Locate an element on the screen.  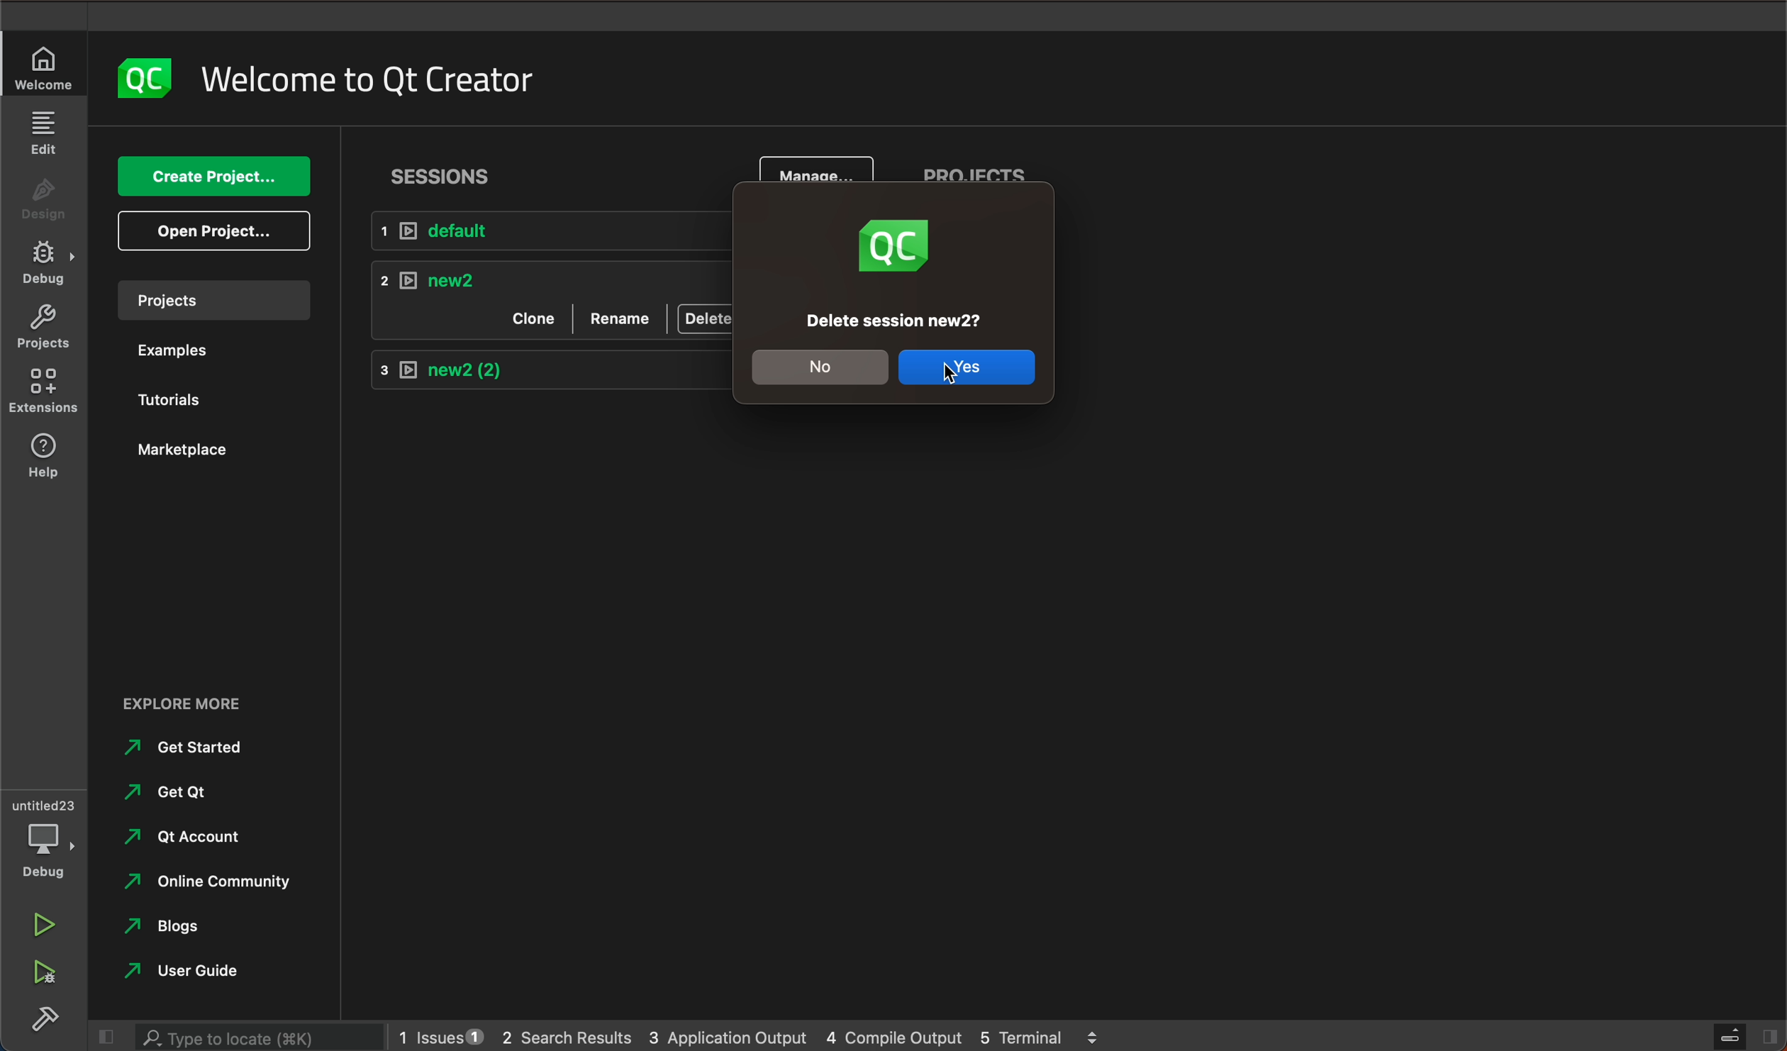
EXPLORE MORE is located at coordinates (184, 702).